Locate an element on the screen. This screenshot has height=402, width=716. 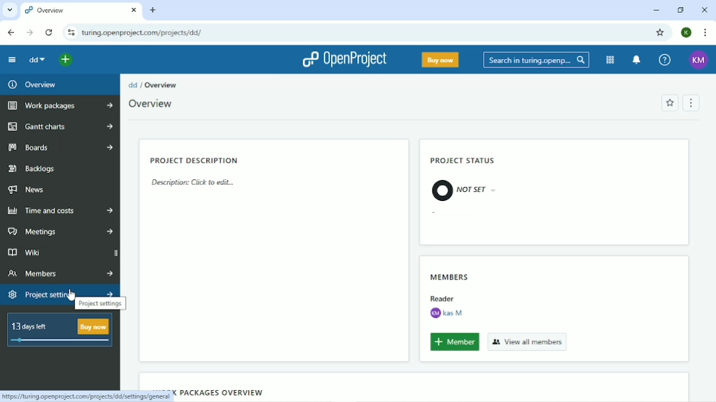
K is located at coordinates (686, 33).